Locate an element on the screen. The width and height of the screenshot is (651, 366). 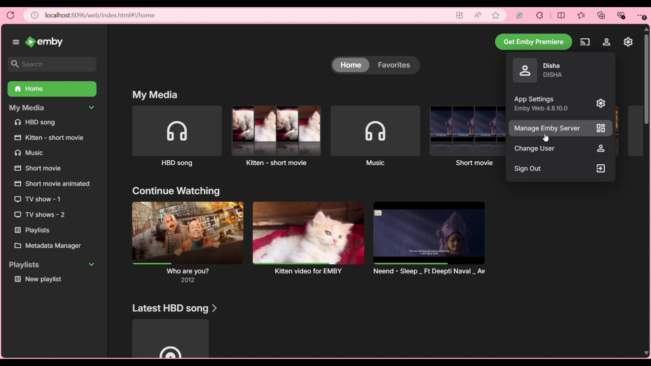
Browser settings is located at coordinates (641, 16).